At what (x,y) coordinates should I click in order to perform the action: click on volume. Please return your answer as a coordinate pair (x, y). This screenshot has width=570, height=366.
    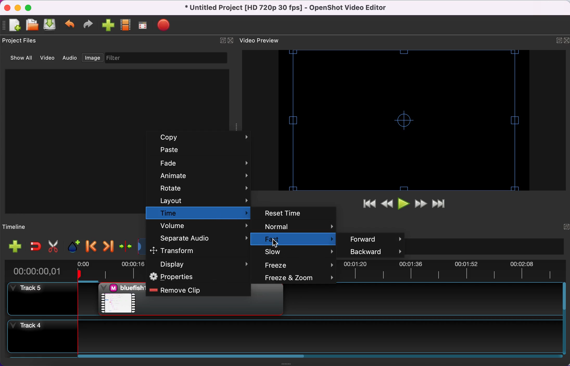
    Looking at the image, I should click on (200, 226).